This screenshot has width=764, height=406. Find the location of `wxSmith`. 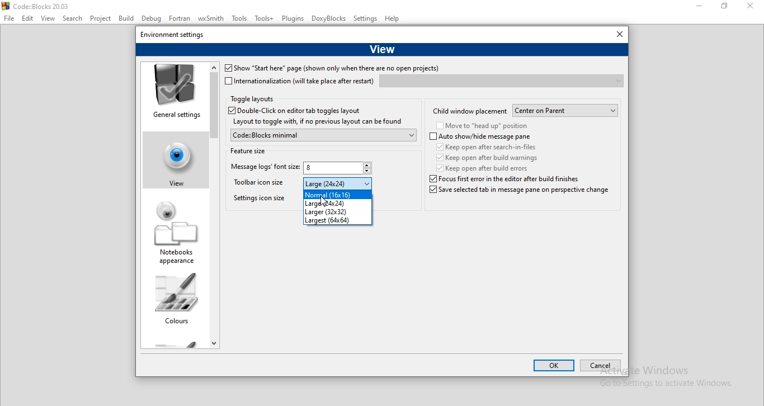

wxSmith is located at coordinates (213, 19).